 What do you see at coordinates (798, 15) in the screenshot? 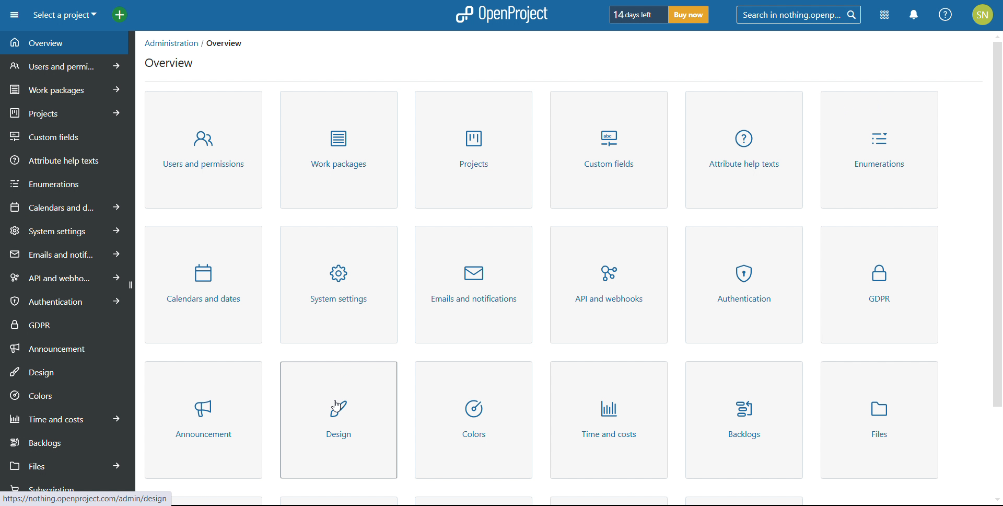
I see `search` at bounding box center [798, 15].